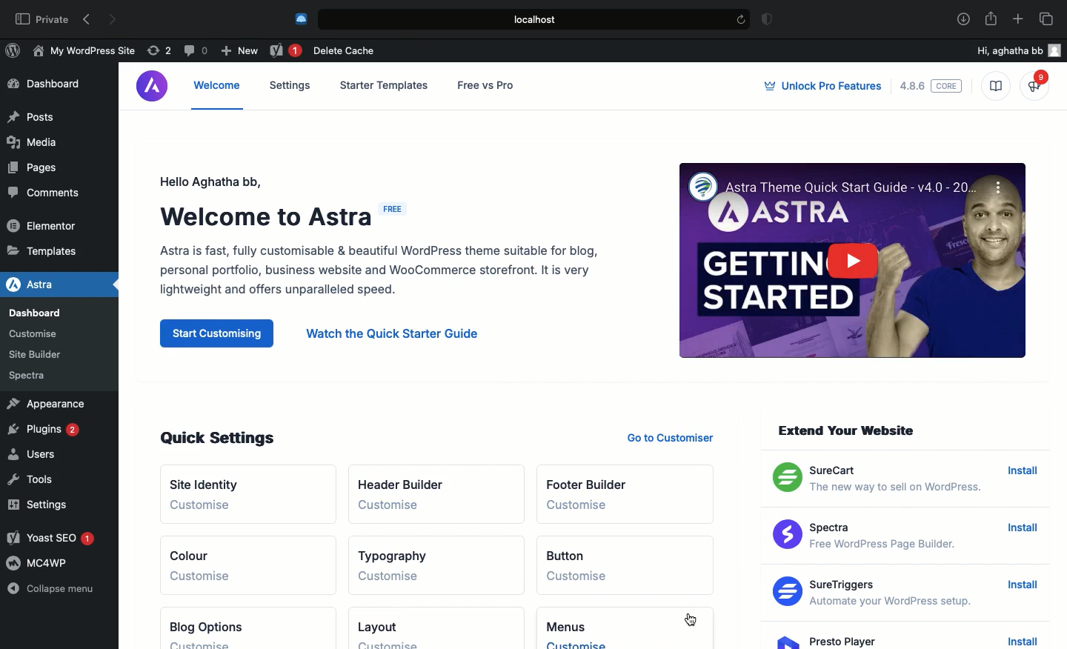 The width and height of the screenshot is (1067, 649). I want to click on Yoast 1, so click(285, 51).